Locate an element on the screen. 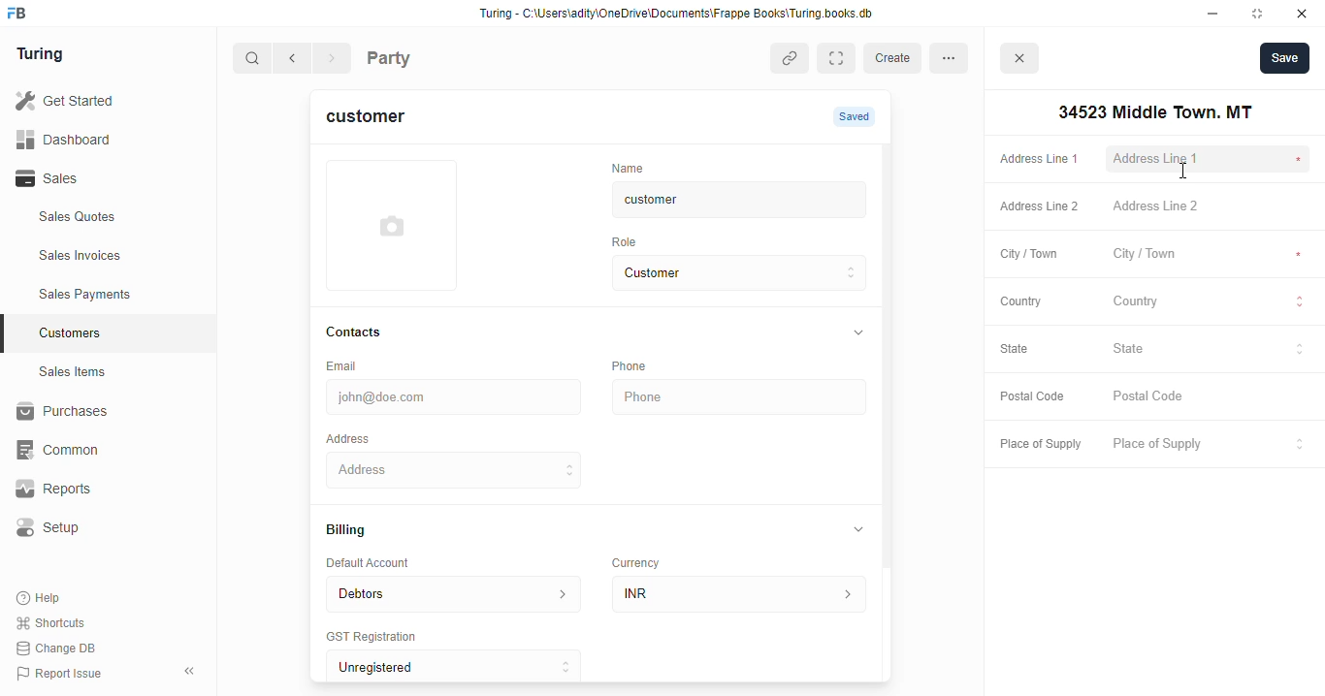 This screenshot has height=696, width=1325. more options is located at coordinates (954, 57).